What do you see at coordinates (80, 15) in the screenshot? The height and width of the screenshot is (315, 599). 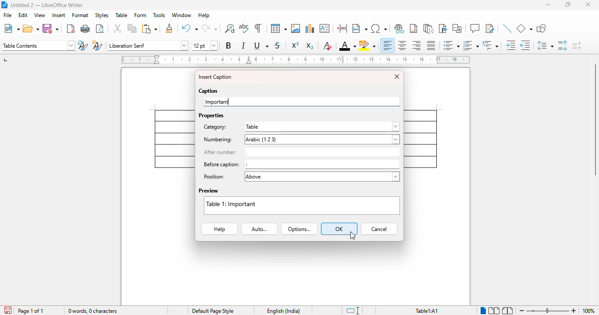 I see `format` at bounding box center [80, 15].